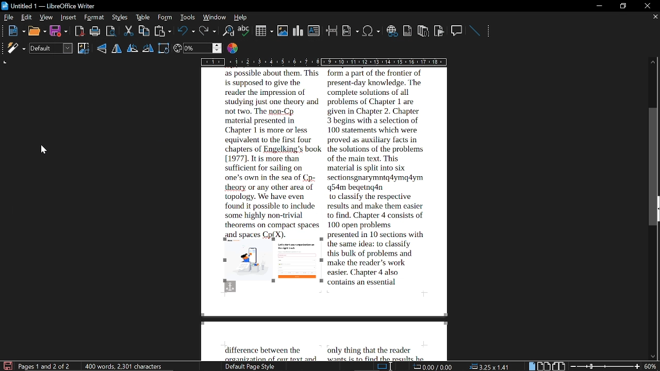 The height and width of the screenshot is (371, 660). I want to click on flip vertically, so click(102, 48).